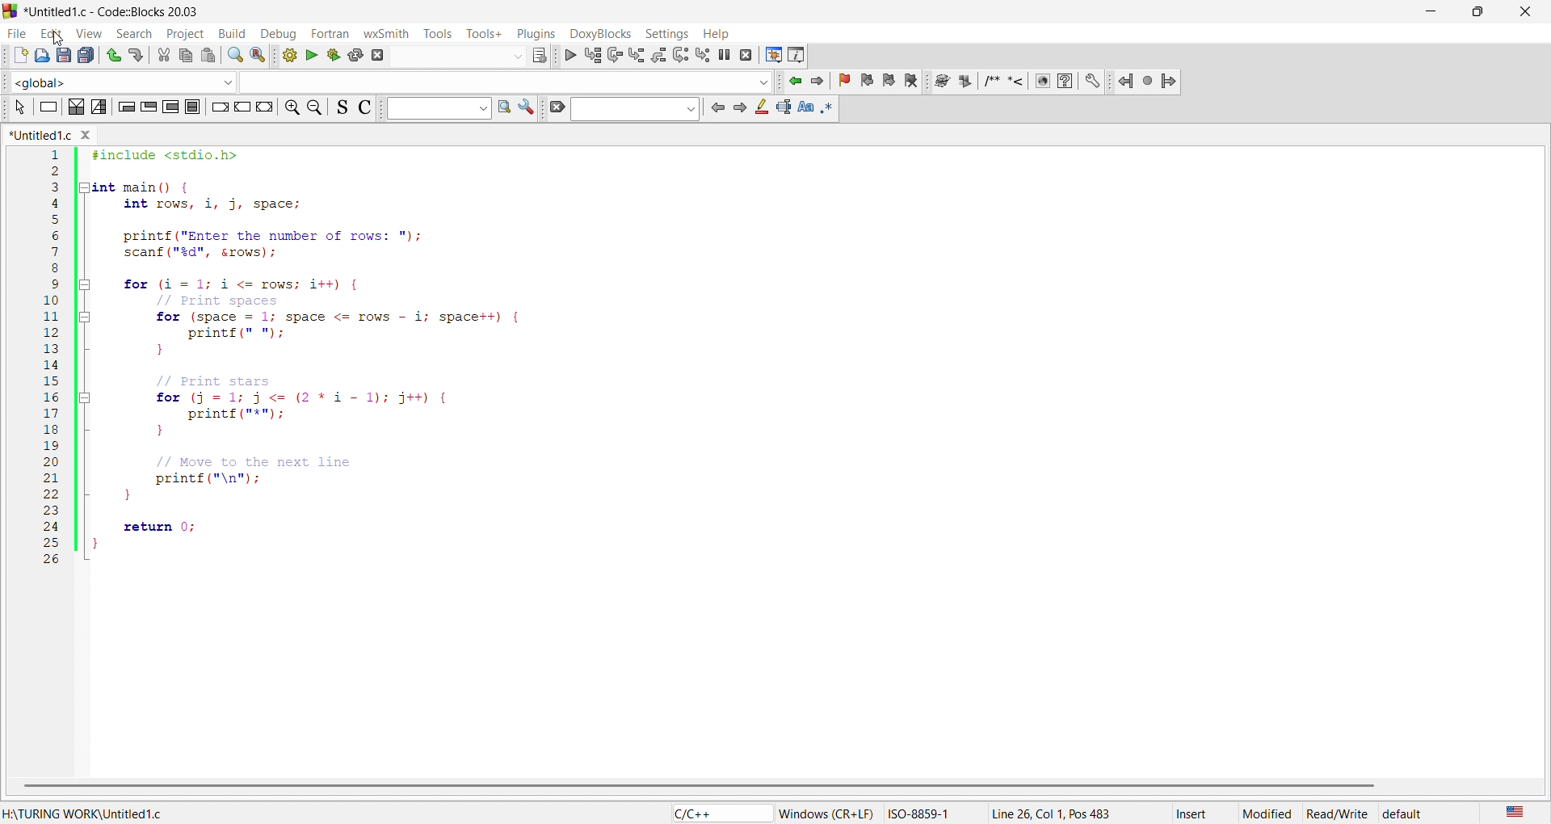 The image size is (1551, 824). Describe the element at coordinates (111, 55) in the screenshot. I see `undo` at that location.